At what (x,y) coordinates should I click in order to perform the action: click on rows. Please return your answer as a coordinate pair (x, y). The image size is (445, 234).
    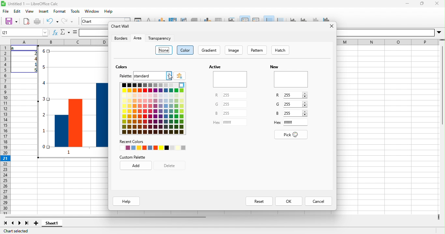
    Looking at the image, I should click on (6, 130).